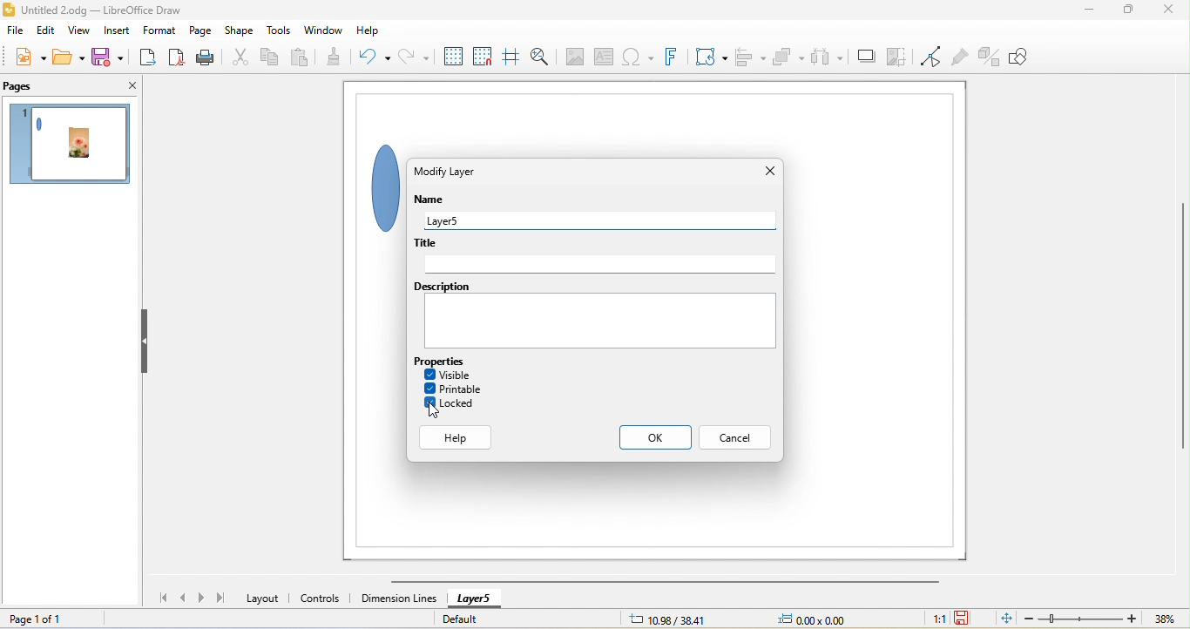 The height and width of the screenshot is (629, 1190). Describe the element at coordinates (398, 599) in the screenshot. I see `dimension lines` at that location.